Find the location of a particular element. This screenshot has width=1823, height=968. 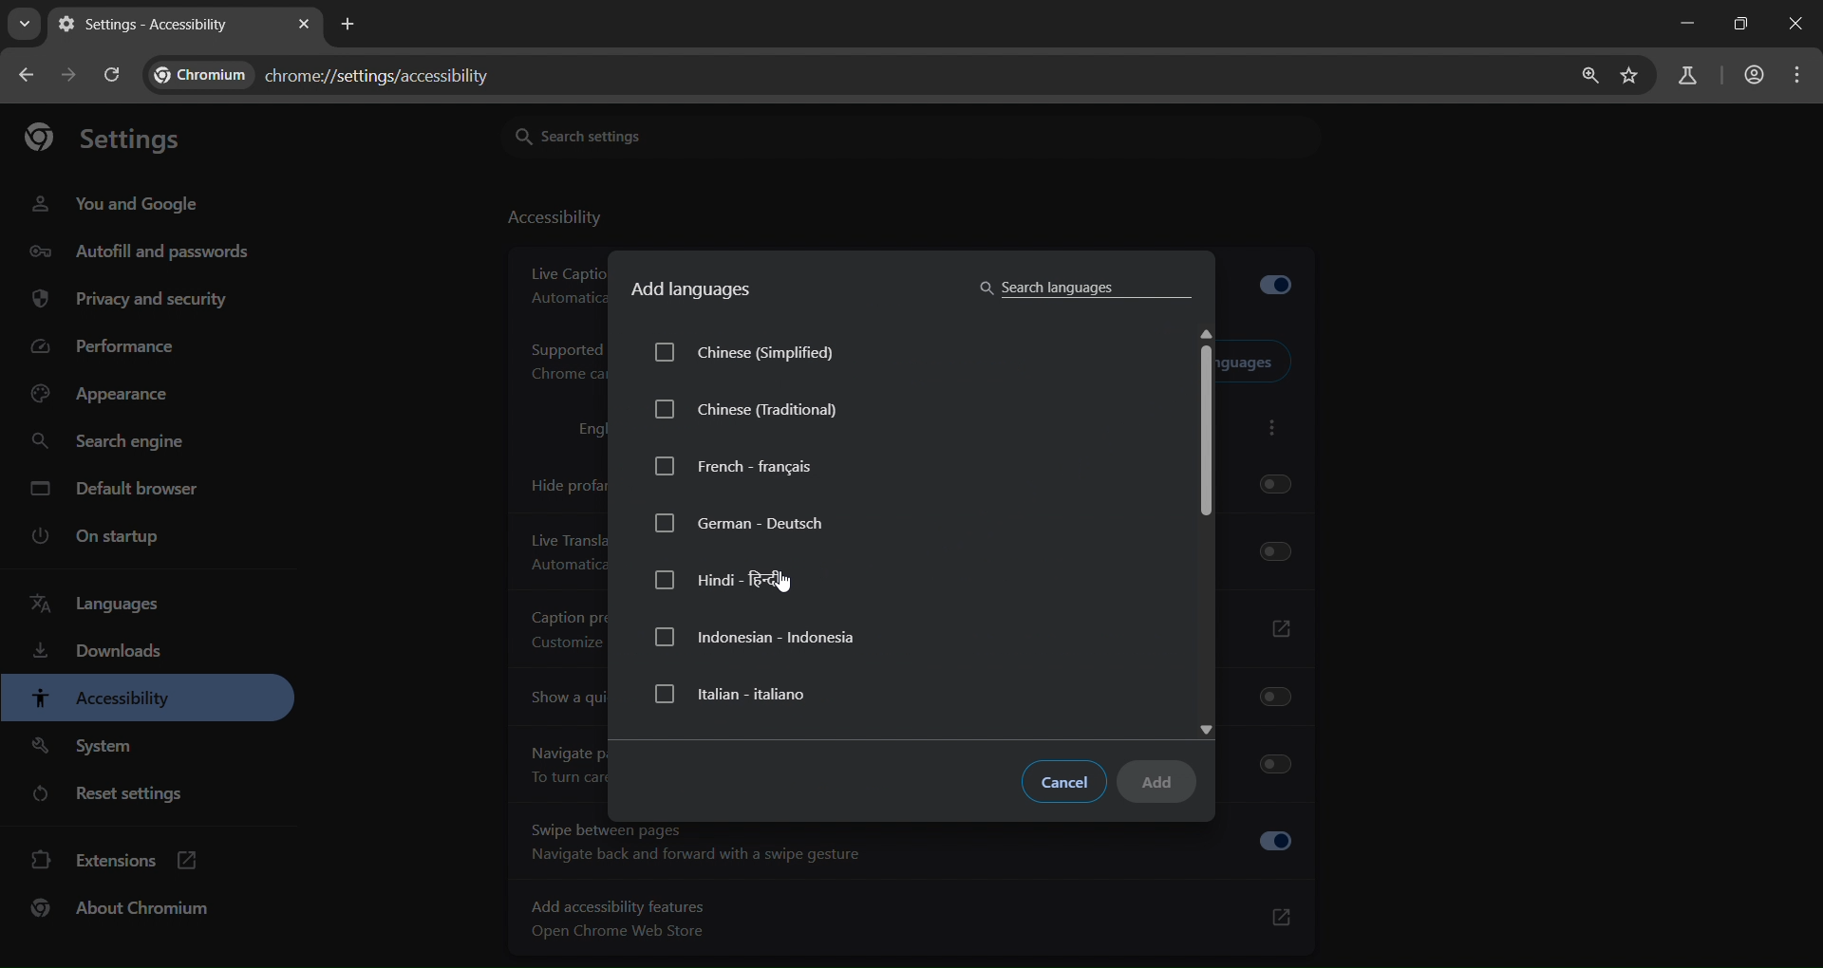

chinese (traditional) is located at coordinates (750, 414).